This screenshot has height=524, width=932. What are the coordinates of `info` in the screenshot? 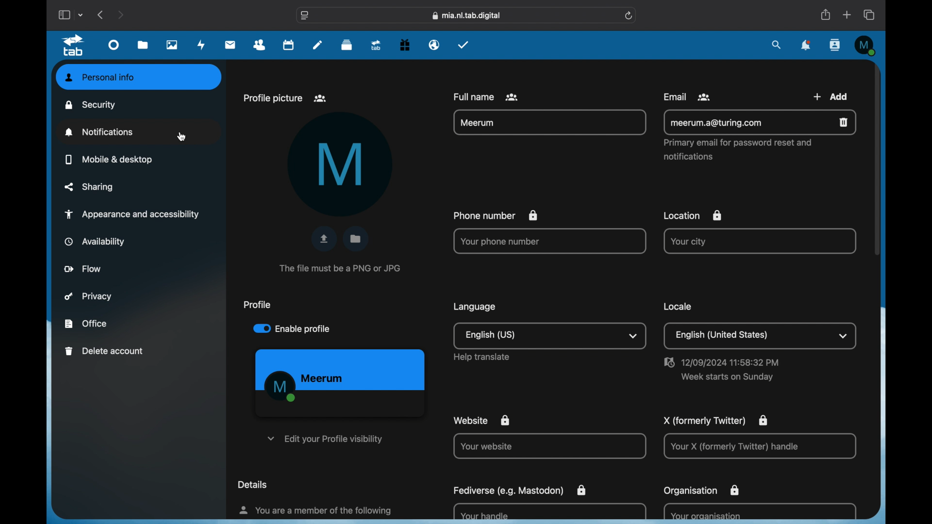 It's located at (317, 511).